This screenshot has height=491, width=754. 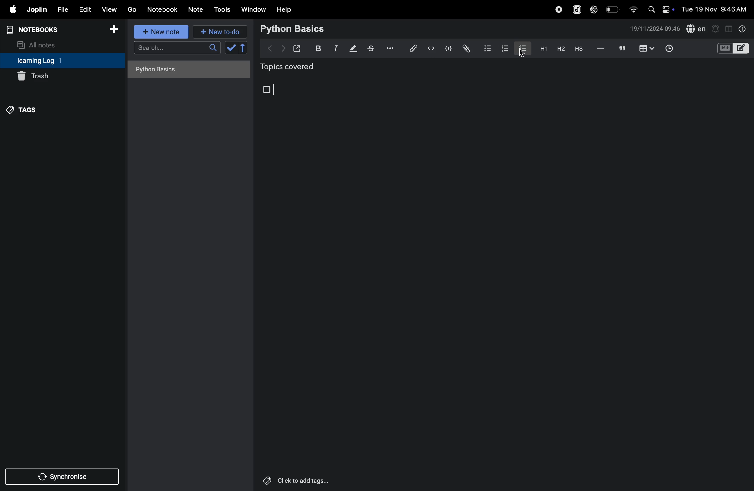 What do you see at coordinates (335, 49) in the screenshot?
I see `itallic` at bounding box center [335, 49].